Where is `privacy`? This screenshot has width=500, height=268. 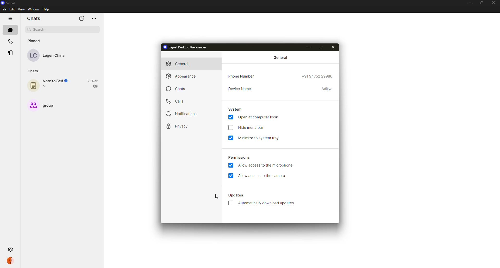
privacy is located at coordinates (177, 125).